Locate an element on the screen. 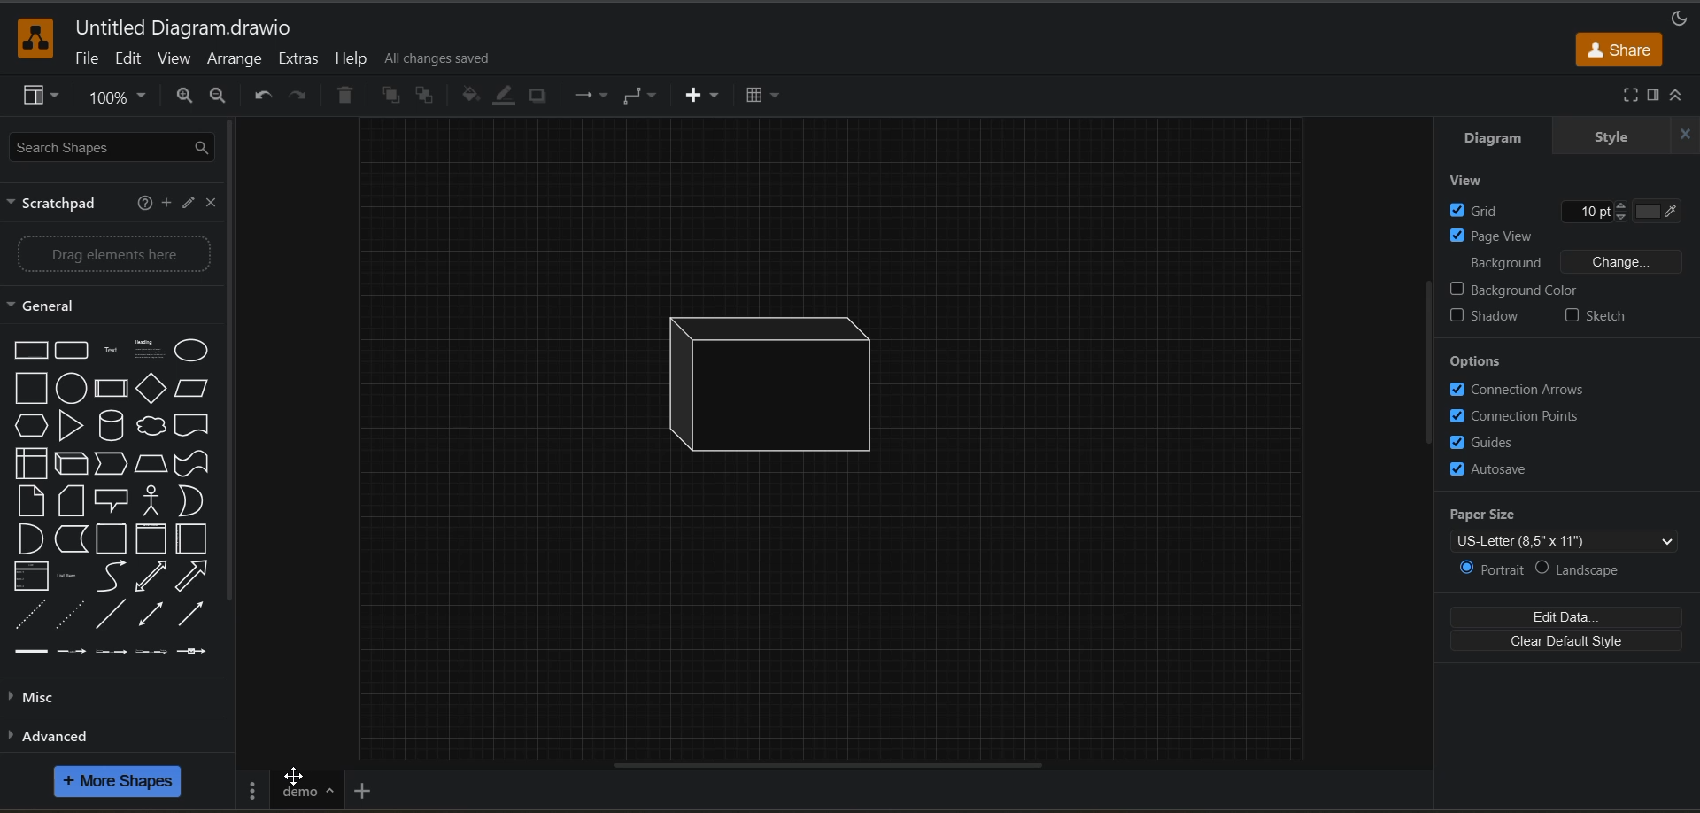  edit data is located at coordinates (1566, 617).